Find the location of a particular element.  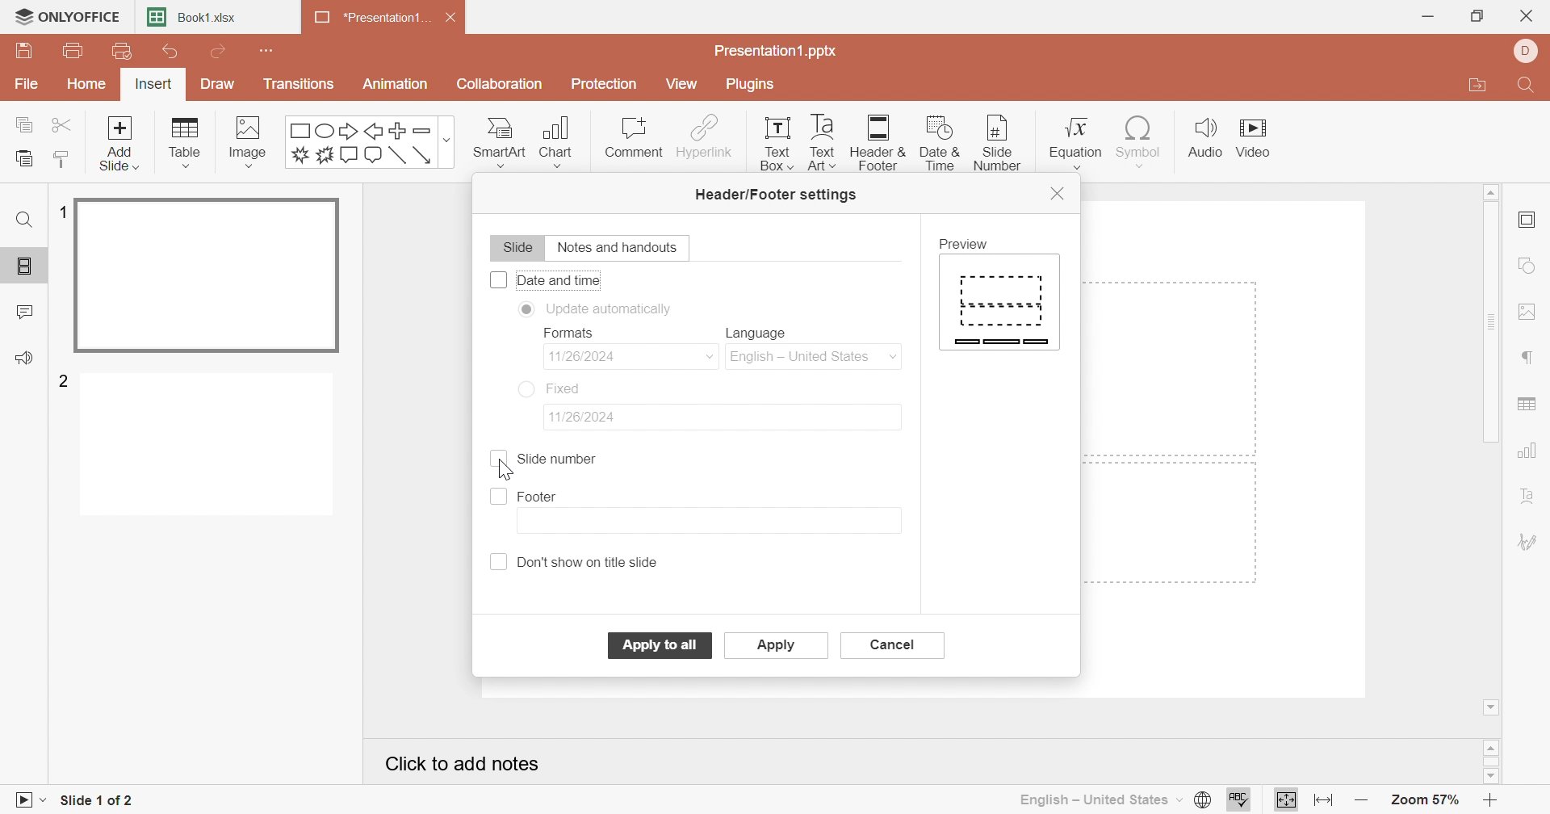

Feedback & Support is located at coordinates (27, 359).